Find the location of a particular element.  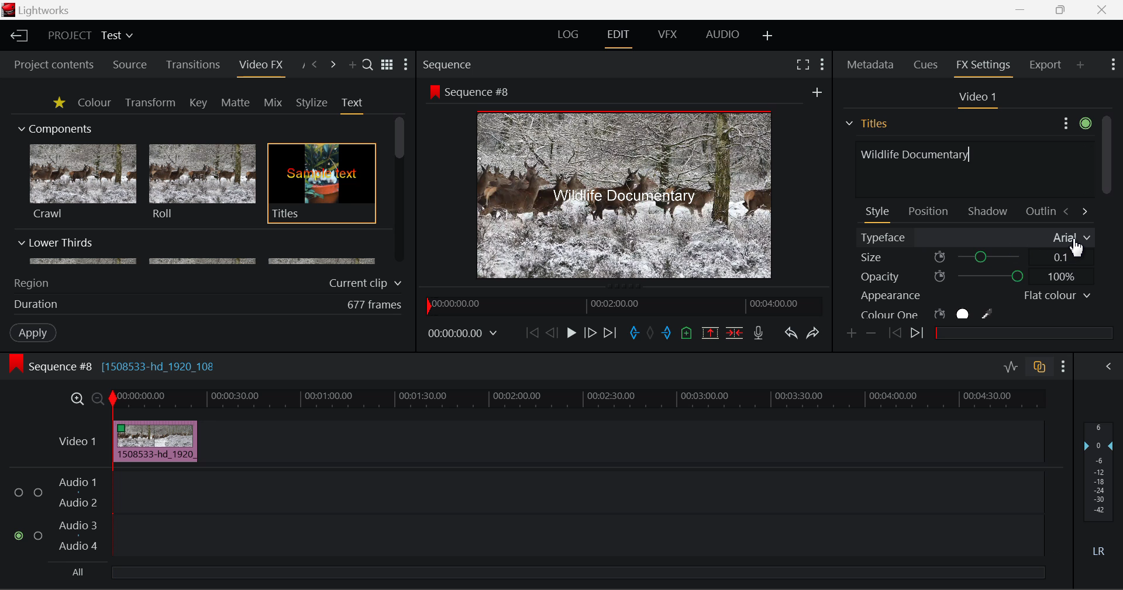

To Start is located at coordinates (532, 334).